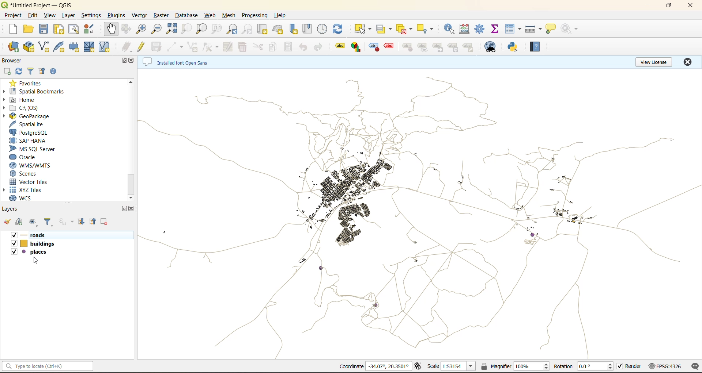 The height and width of the screenshot is (373, 702). What do you see at coordinates (41, 92) in the screenshot?
I see `spatial bookmarks` at bounding box center [41, 92].